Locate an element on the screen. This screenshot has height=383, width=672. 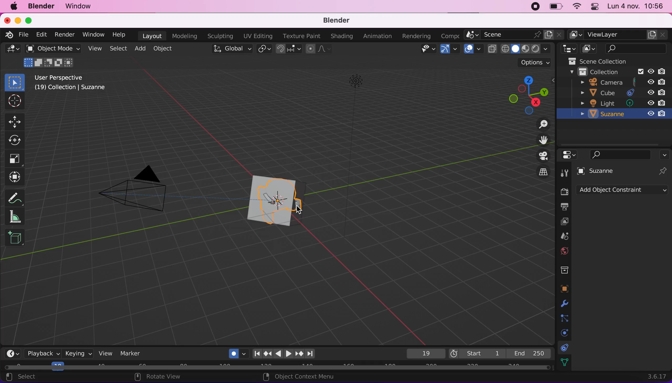
texture paint is located at coordinates (302, 36).